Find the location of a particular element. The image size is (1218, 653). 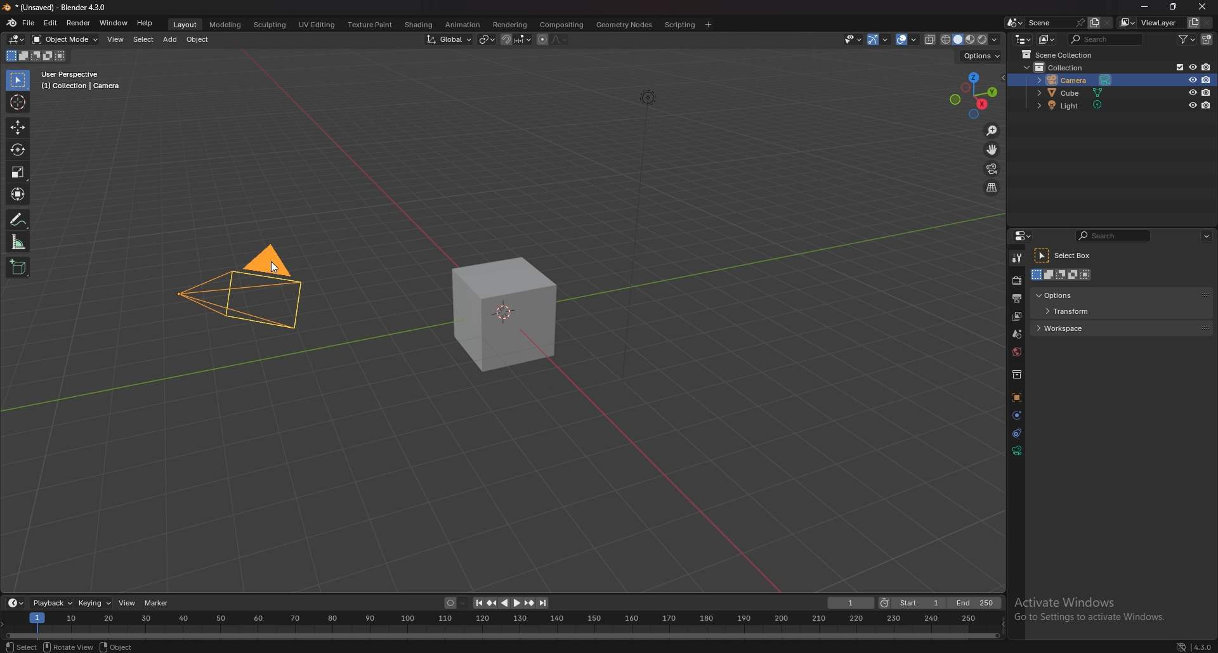

help is located at coordinates (145, 23).